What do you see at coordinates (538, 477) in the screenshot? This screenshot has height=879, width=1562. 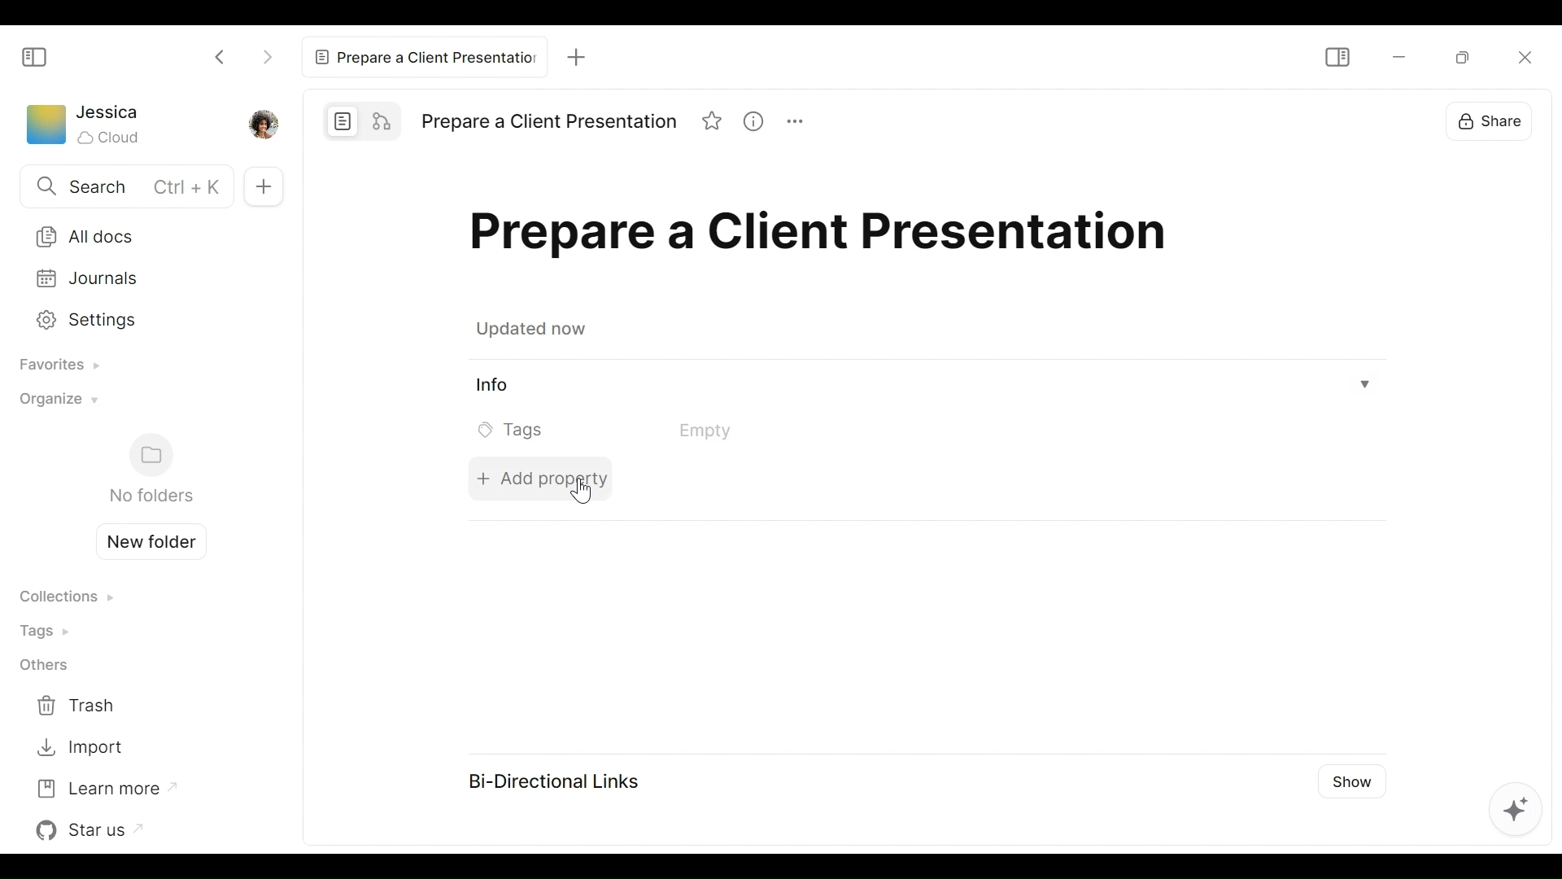 I see `Add property` at bounding box center [538, 477].